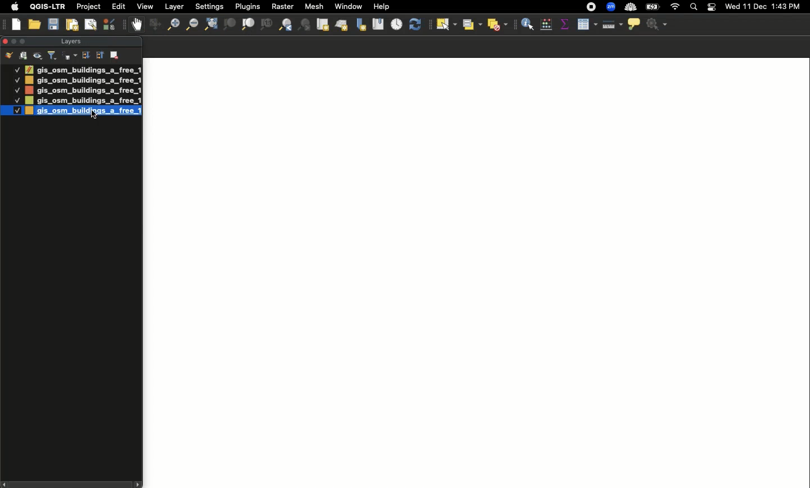 The image size is (810, 488). I want to click on 1:43 PM, so click(787, 6).